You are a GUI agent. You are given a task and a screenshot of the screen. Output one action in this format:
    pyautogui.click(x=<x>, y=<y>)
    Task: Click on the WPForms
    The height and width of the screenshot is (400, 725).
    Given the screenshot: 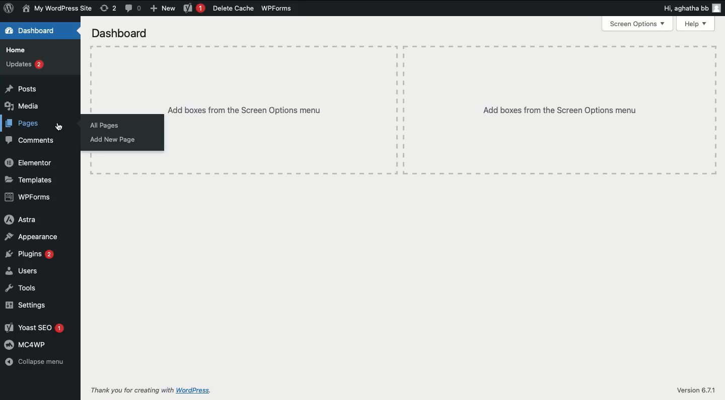 What is the action you would take?
    pyautogui.click(x=276, y=8)
    